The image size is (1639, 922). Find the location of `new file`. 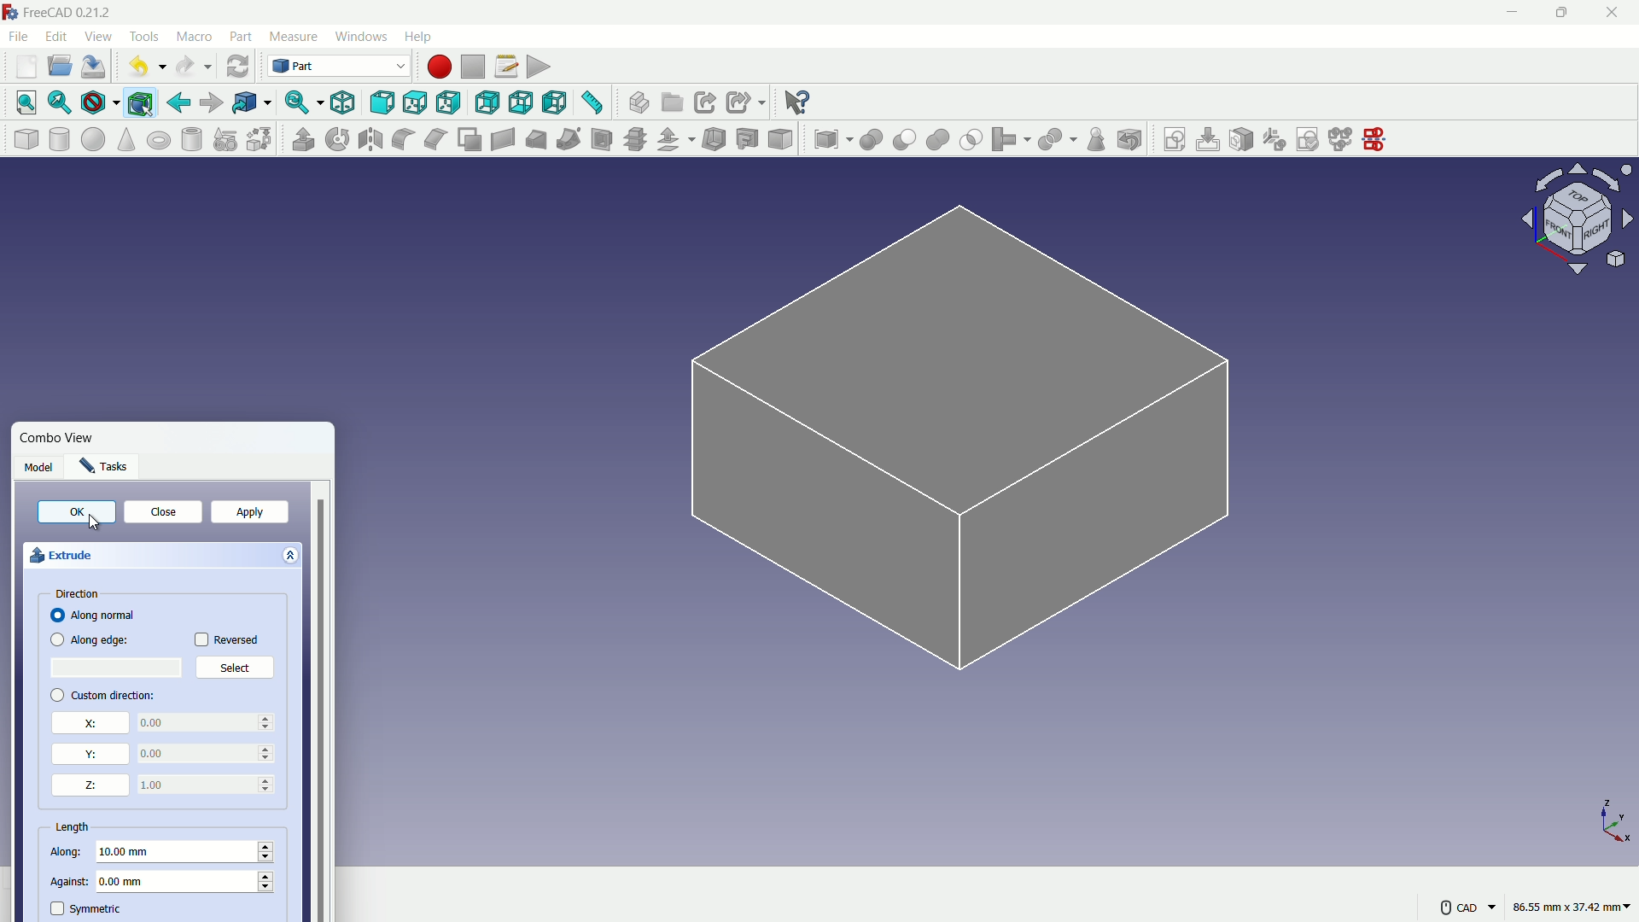

new file is located at coordinates (26, 67).